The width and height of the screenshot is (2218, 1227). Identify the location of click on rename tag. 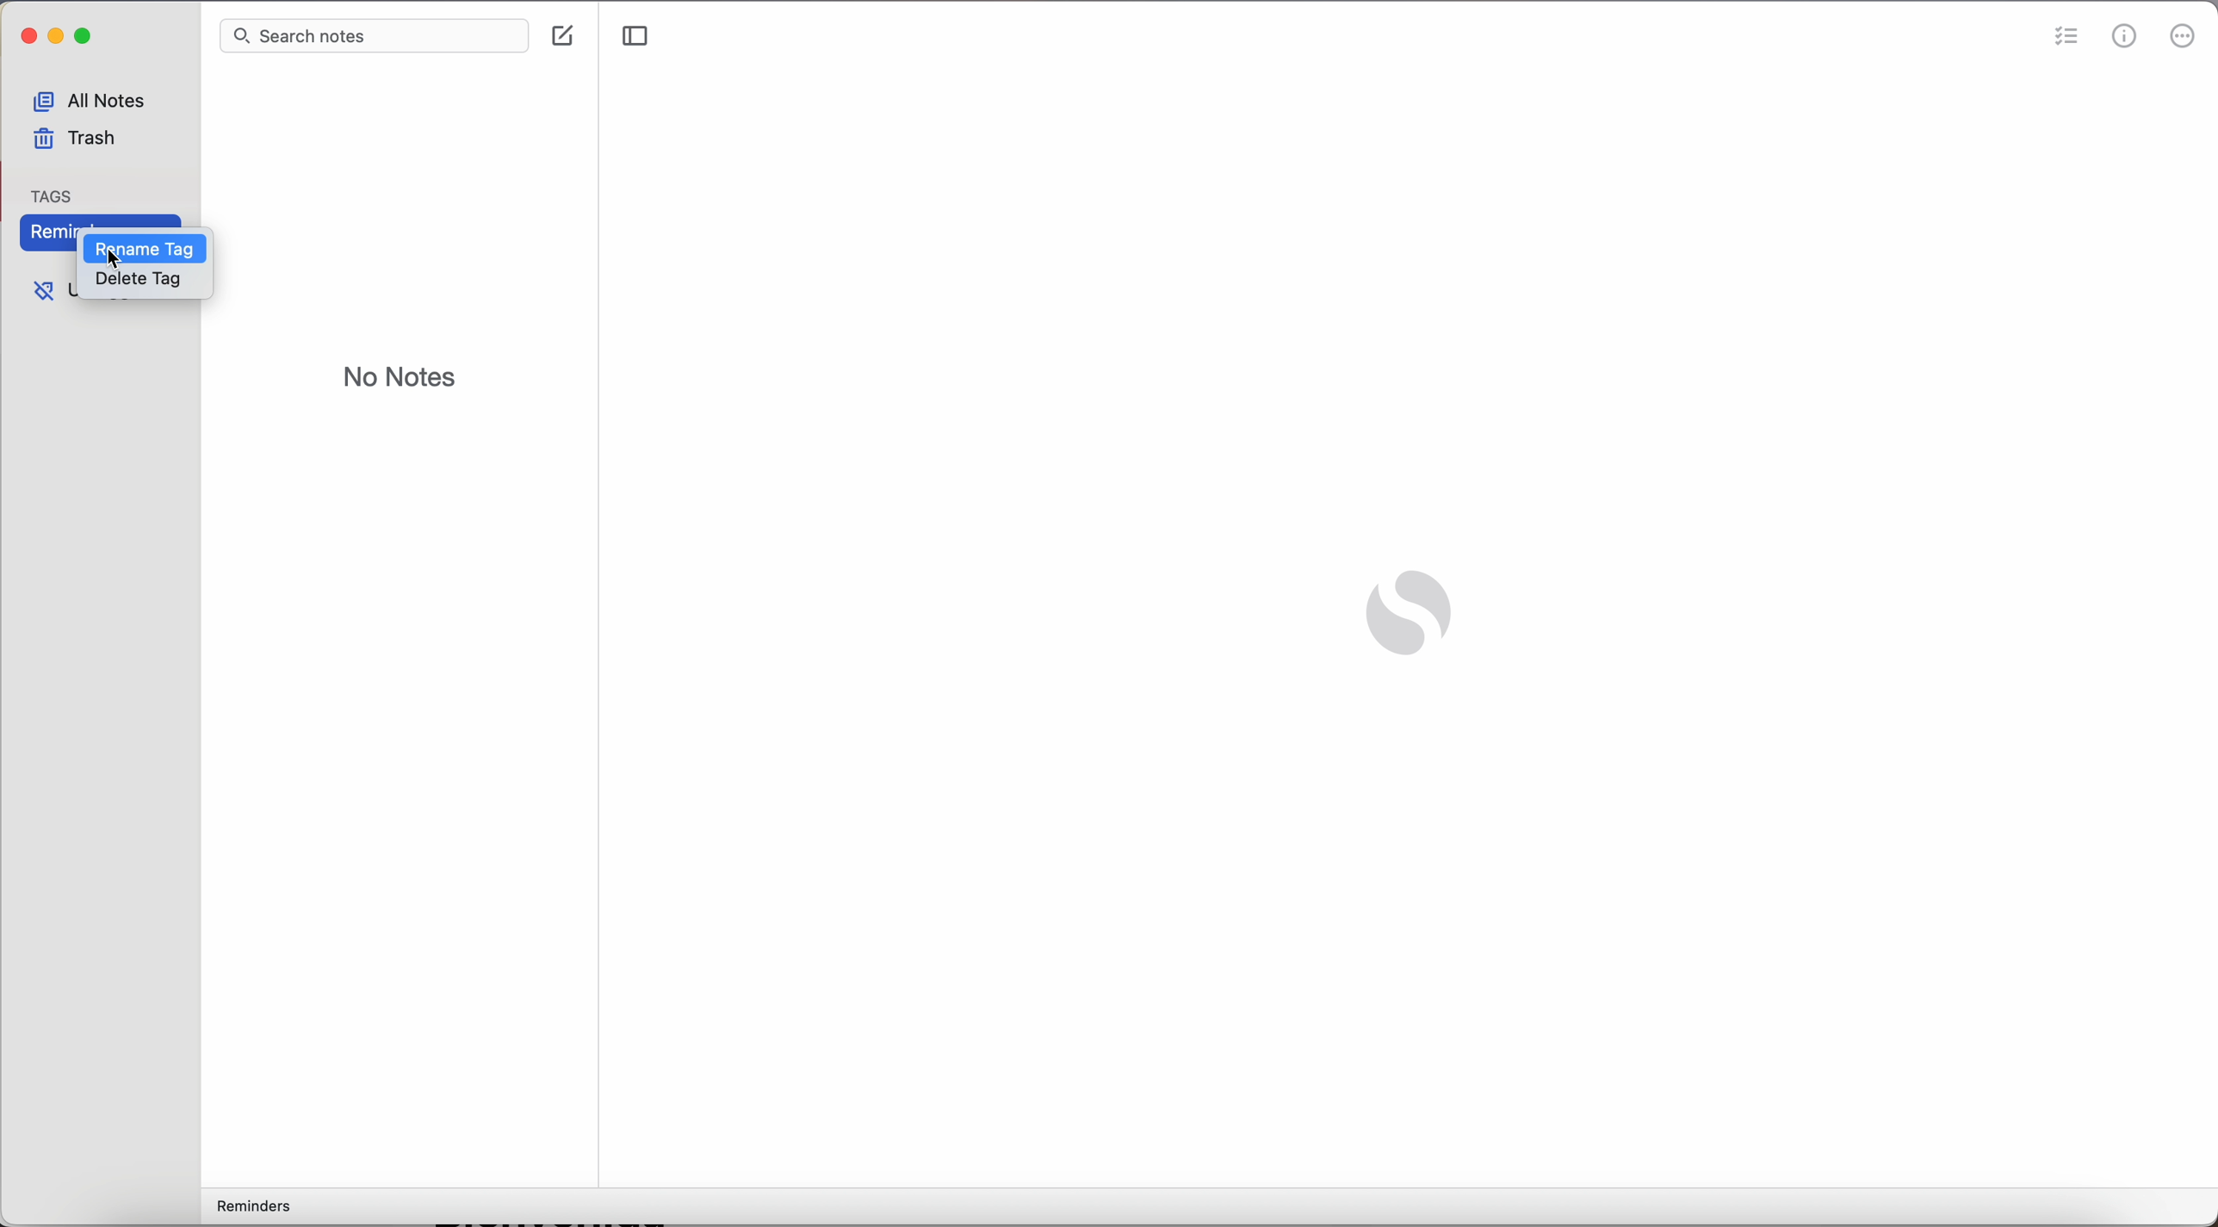
(161, 251).